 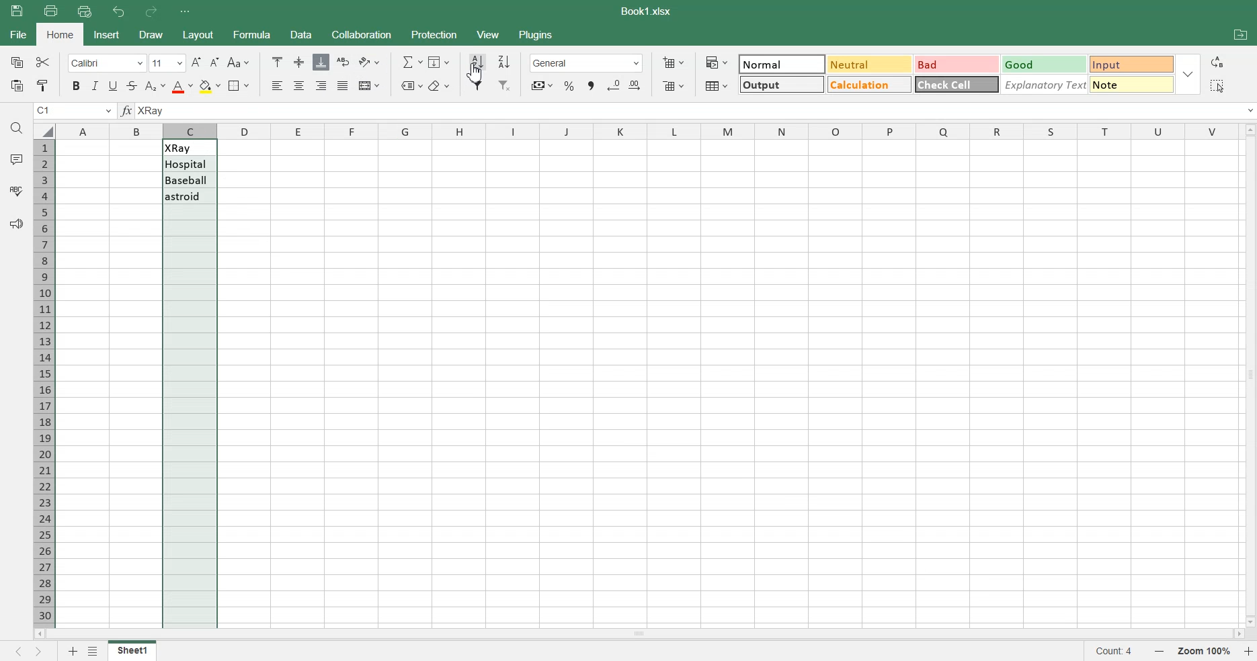 I want to click on Check cell, so click(x=957, y=87).